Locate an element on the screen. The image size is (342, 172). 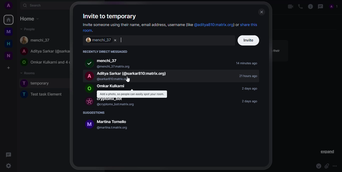
video call is located at coordinates (288, 7).